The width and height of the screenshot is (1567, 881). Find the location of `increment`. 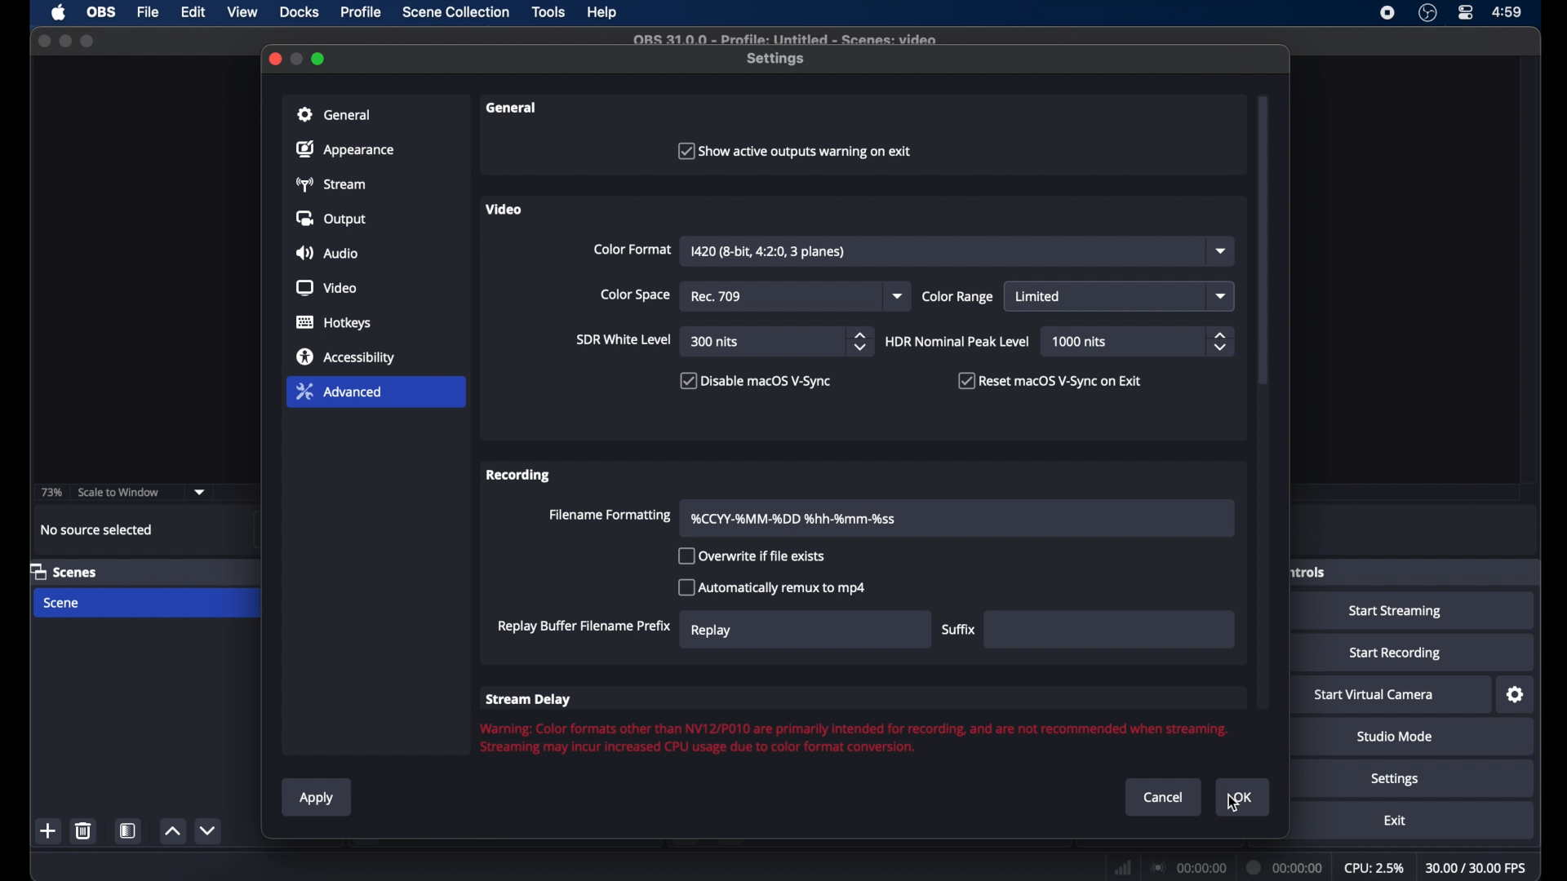

increment is located at coordinates (173, 831).